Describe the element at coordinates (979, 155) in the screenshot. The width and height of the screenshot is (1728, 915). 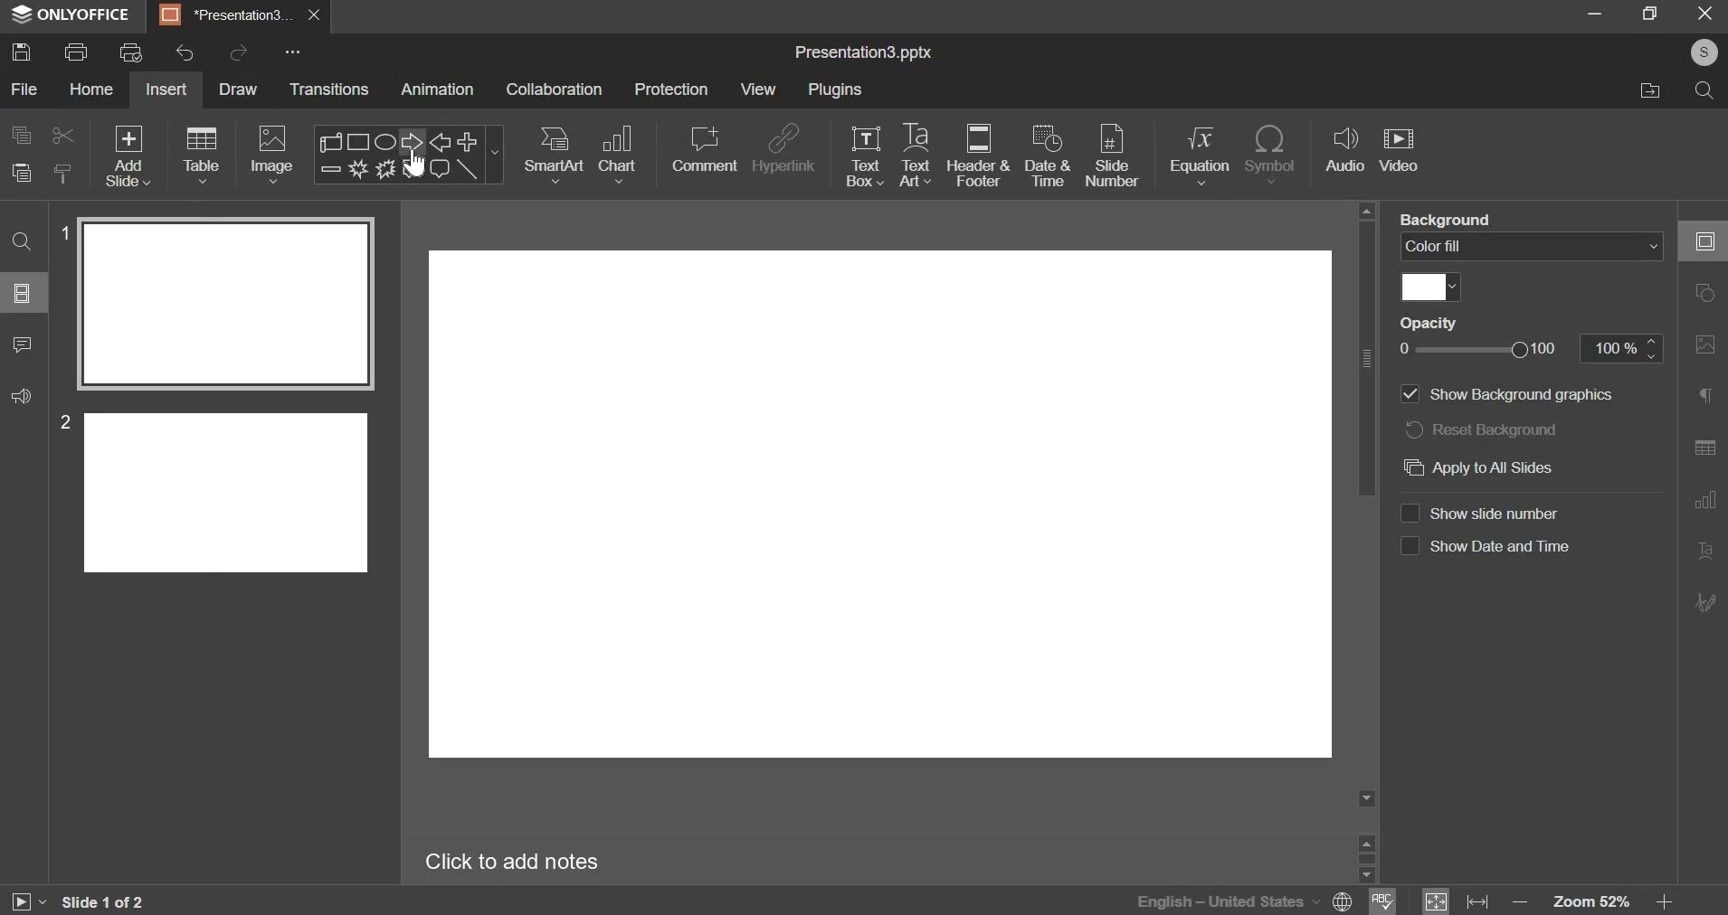
I see `header & footer` at that location.